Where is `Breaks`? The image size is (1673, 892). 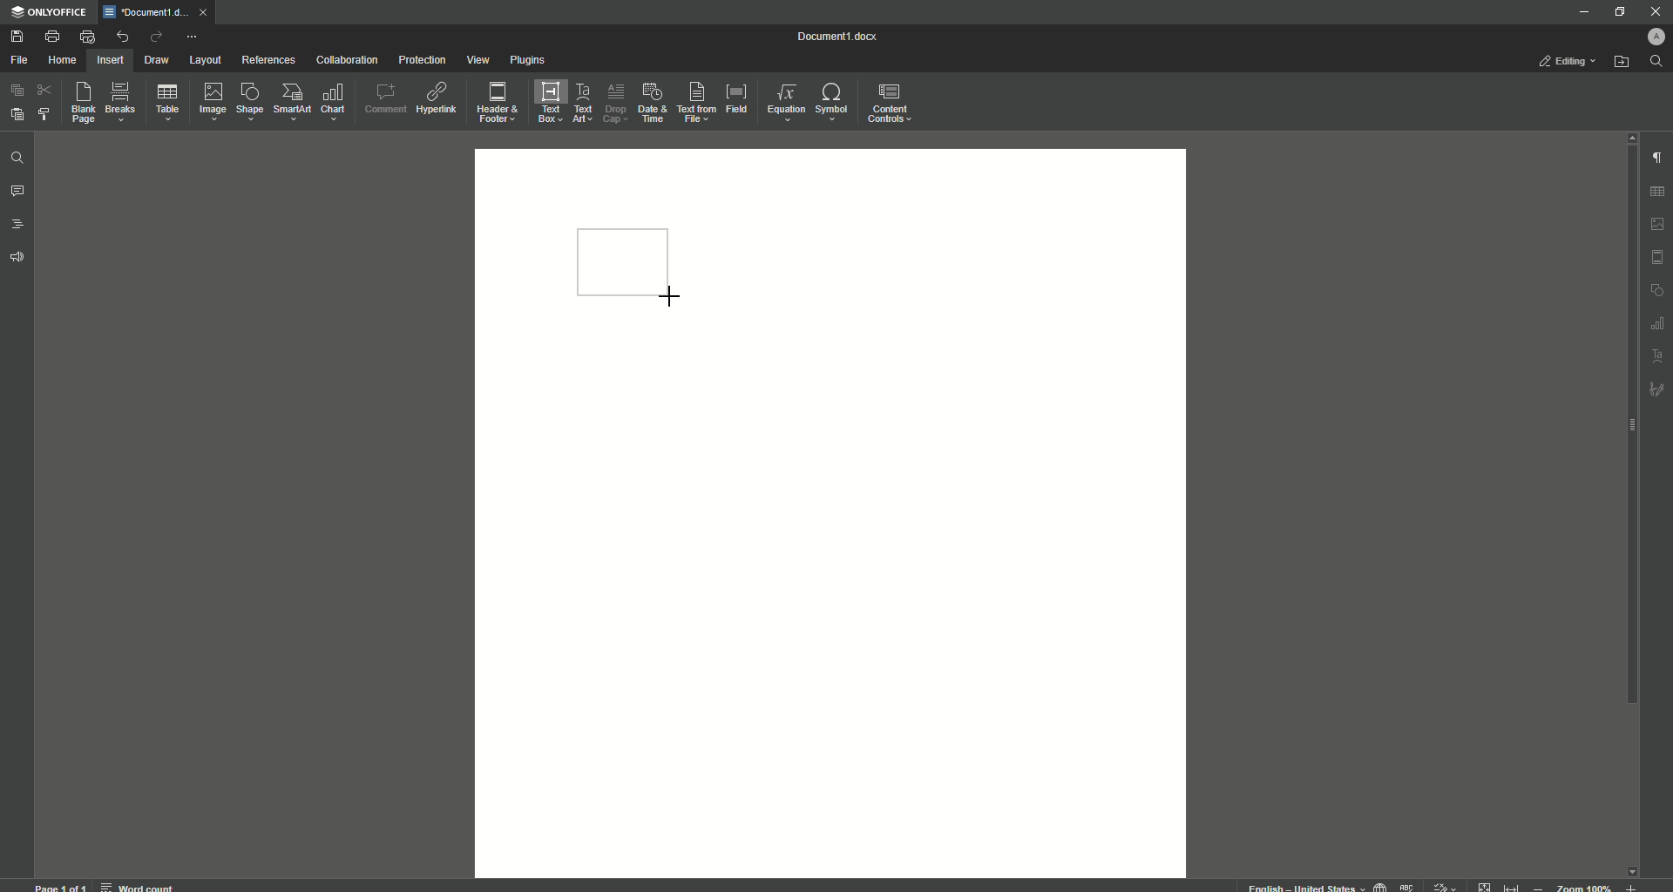
Breaks is located at coordinates (121, 103).